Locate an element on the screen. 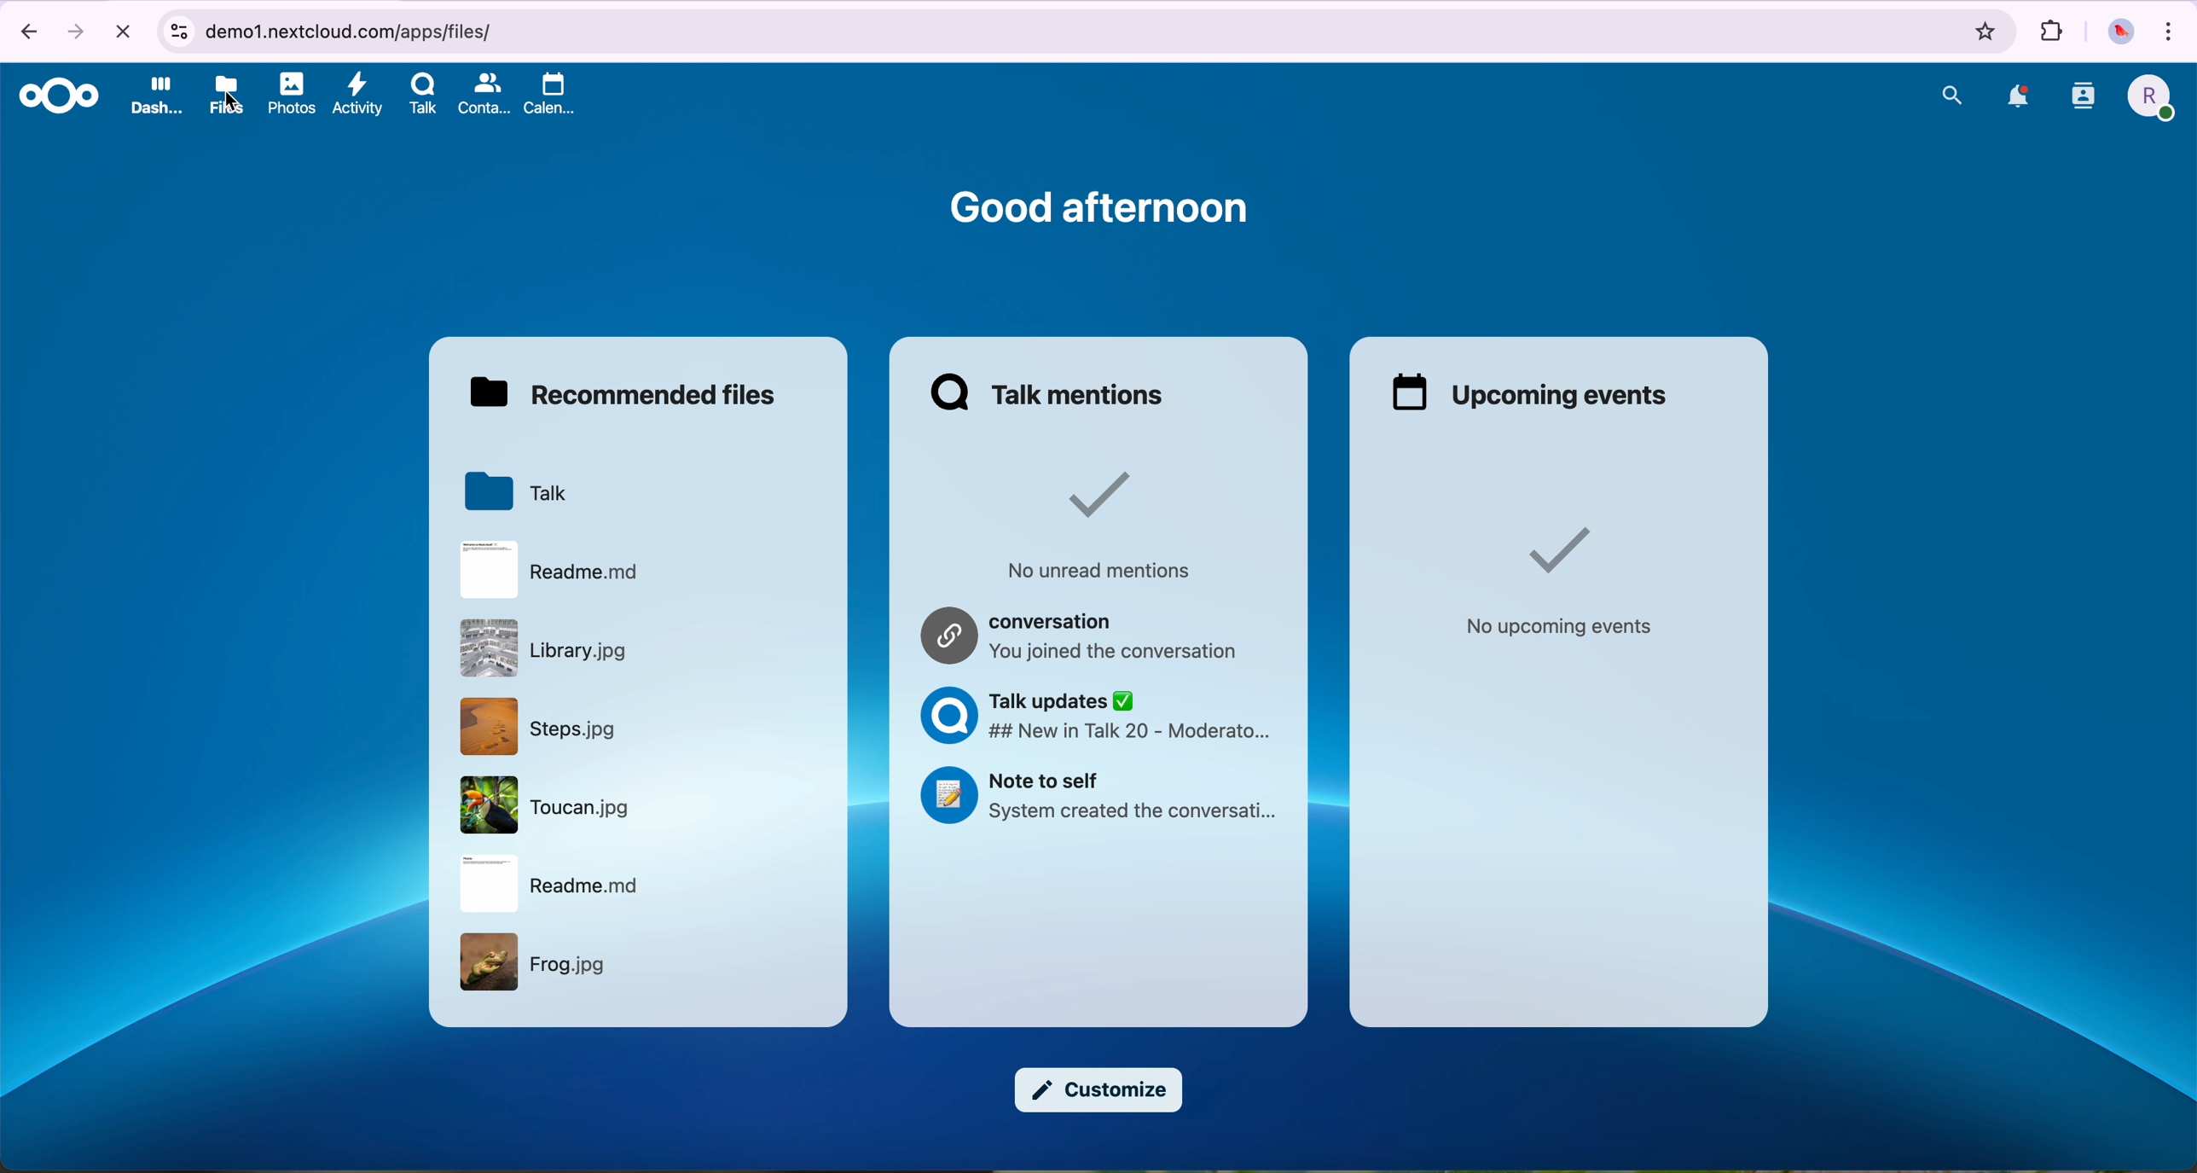 The height and width of the screenshot is (1173, 2197). profile picture is located at coordinates (2119, 32).